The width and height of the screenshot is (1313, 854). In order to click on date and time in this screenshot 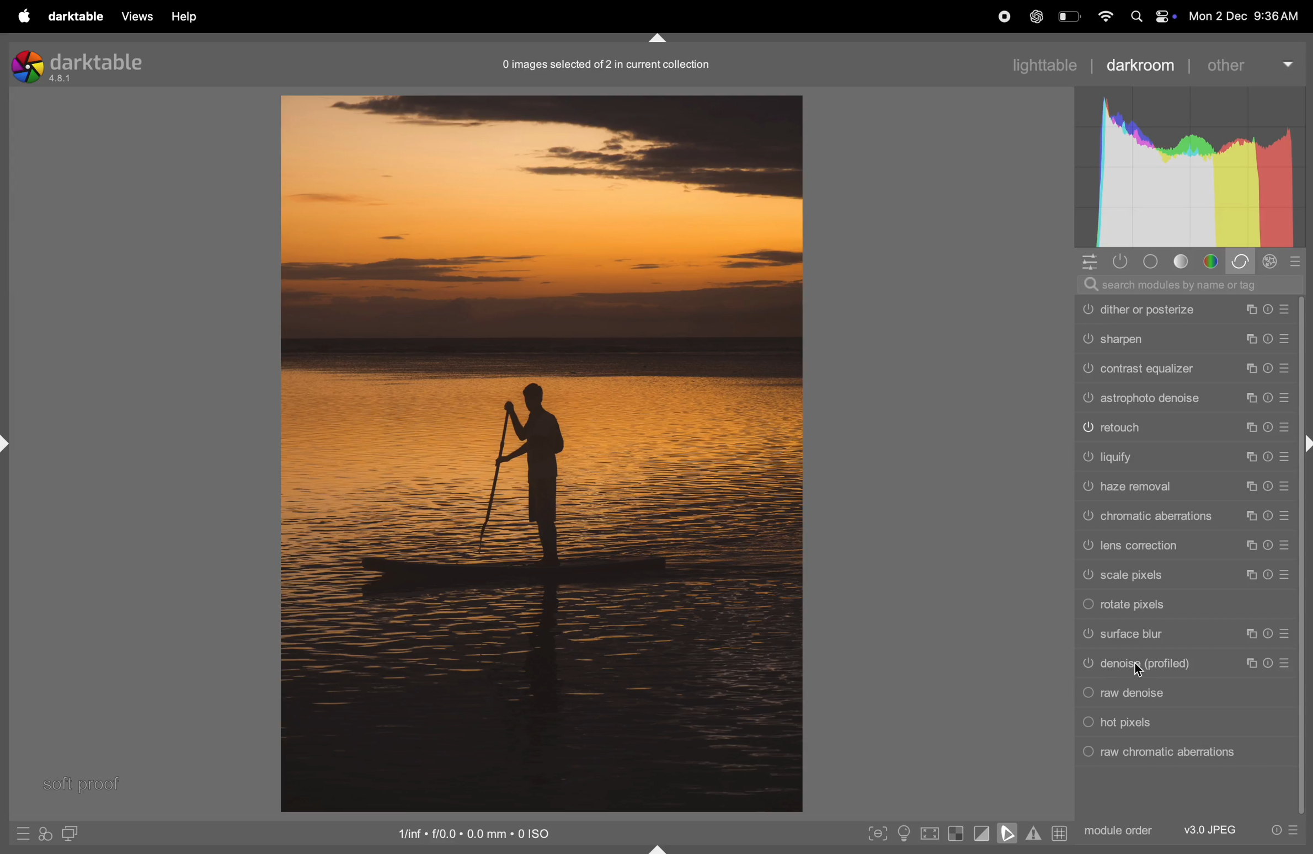, I will do `click(1248, 16)`.